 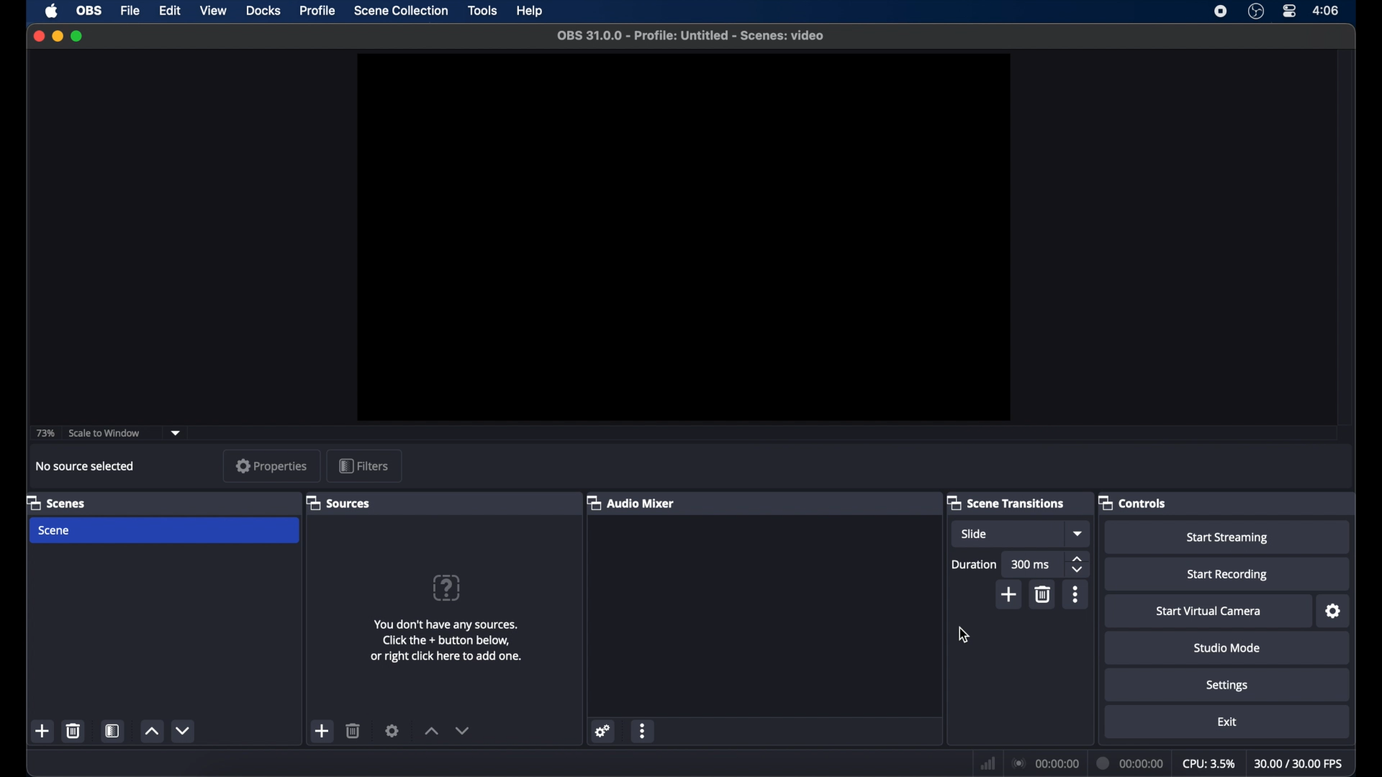 I want to click on delete, so click(x=353, y=731).